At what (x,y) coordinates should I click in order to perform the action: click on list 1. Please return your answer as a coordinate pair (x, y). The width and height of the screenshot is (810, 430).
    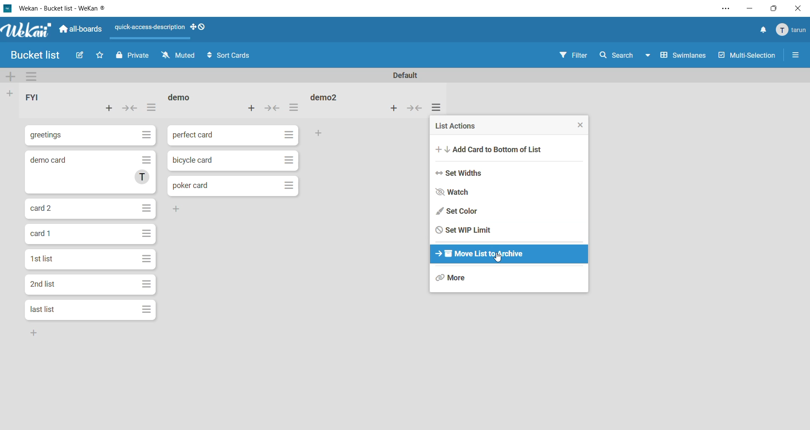
    Looking at the image, I should click on (50, 96).